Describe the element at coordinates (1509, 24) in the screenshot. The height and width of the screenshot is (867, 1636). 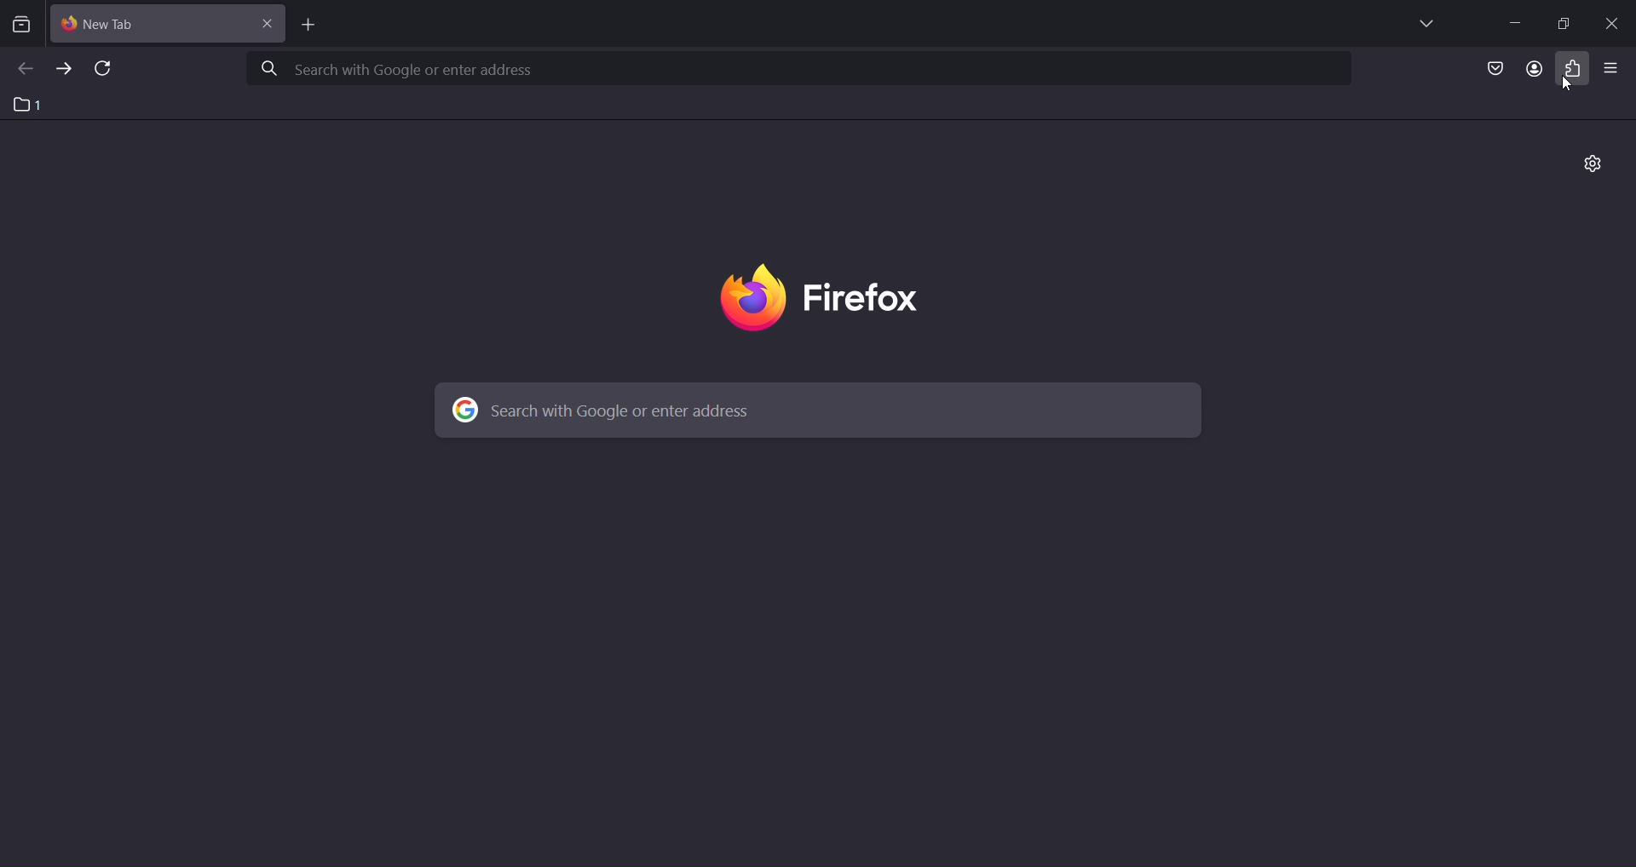
I see `minimize` at that location.